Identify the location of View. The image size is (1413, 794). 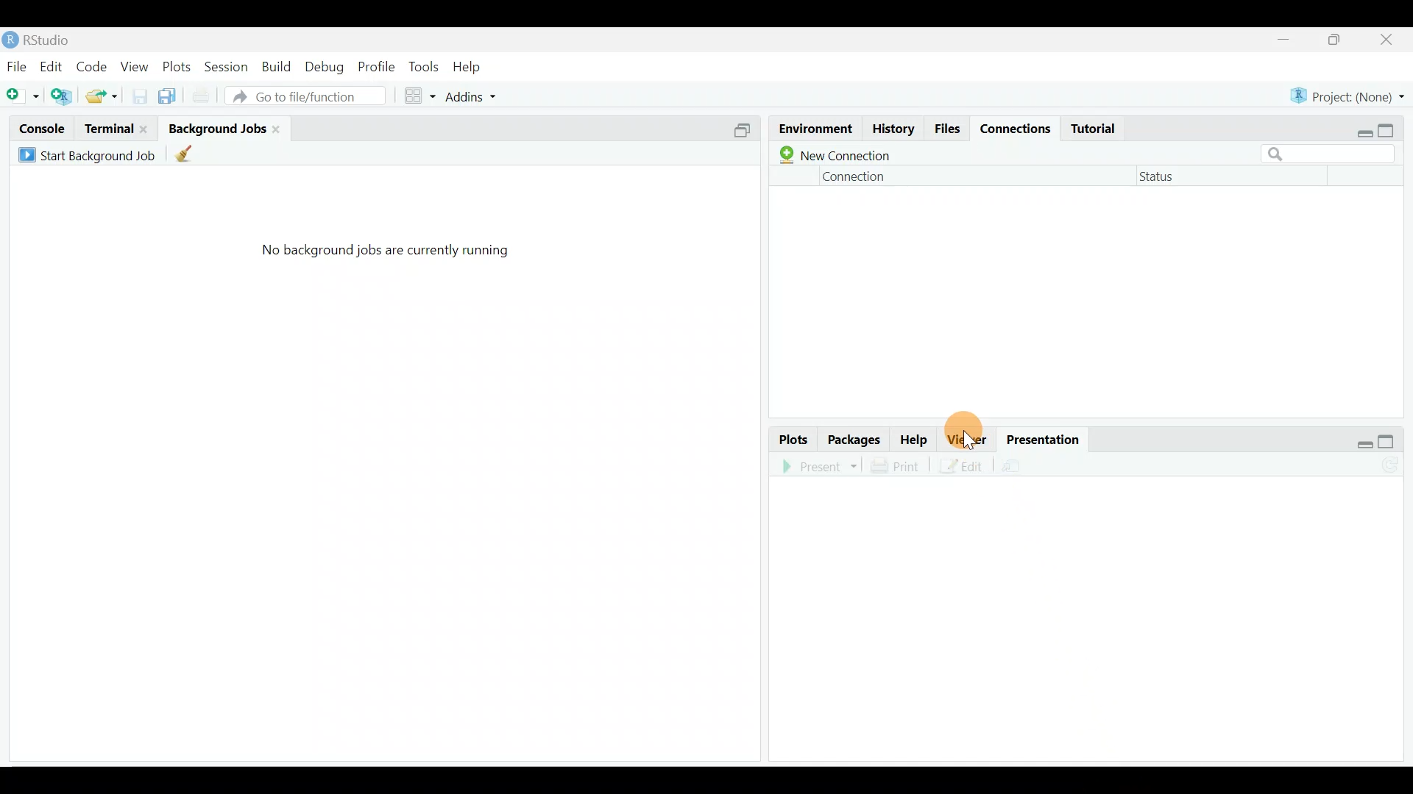
(134, 67).